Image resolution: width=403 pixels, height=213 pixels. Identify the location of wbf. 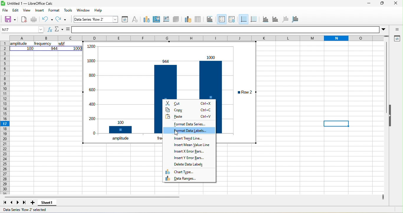
(63, 44).